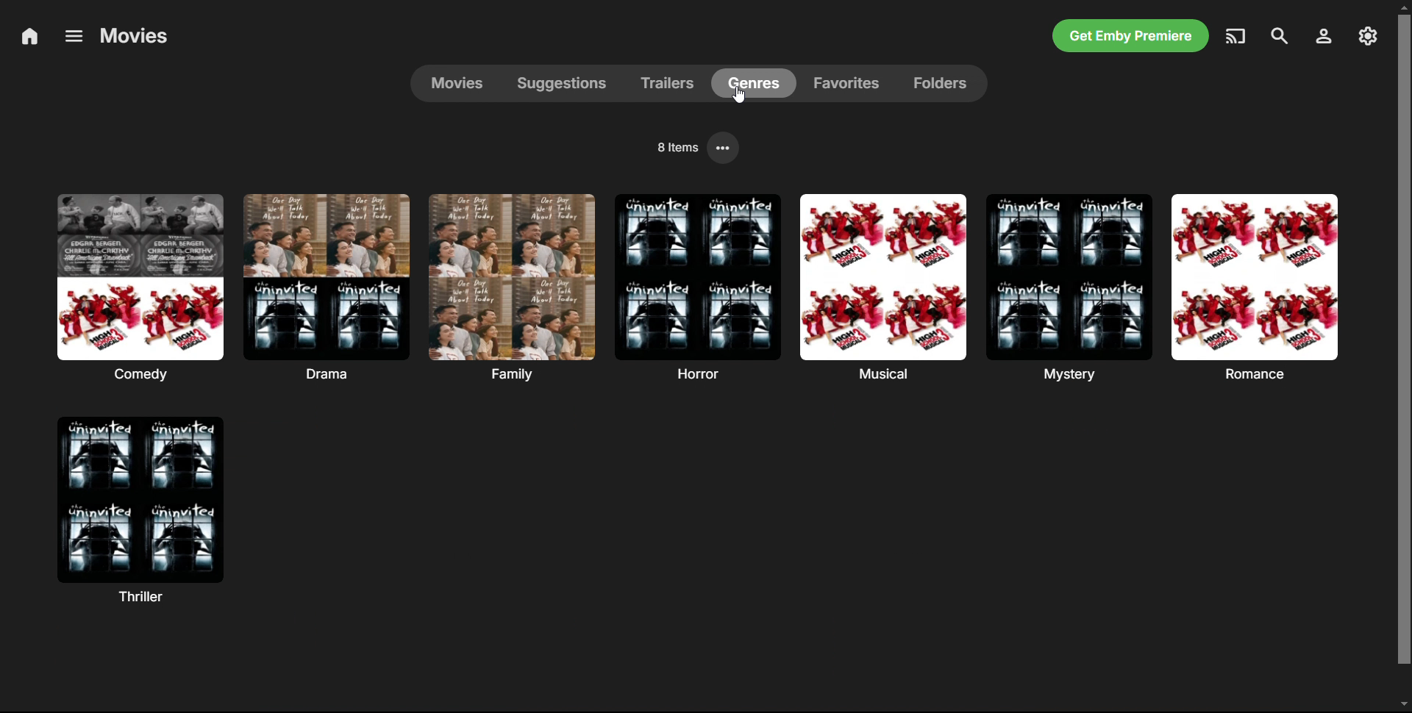 This screenshot has height=713, width=1412. I want to click on options, so click(726, 148).